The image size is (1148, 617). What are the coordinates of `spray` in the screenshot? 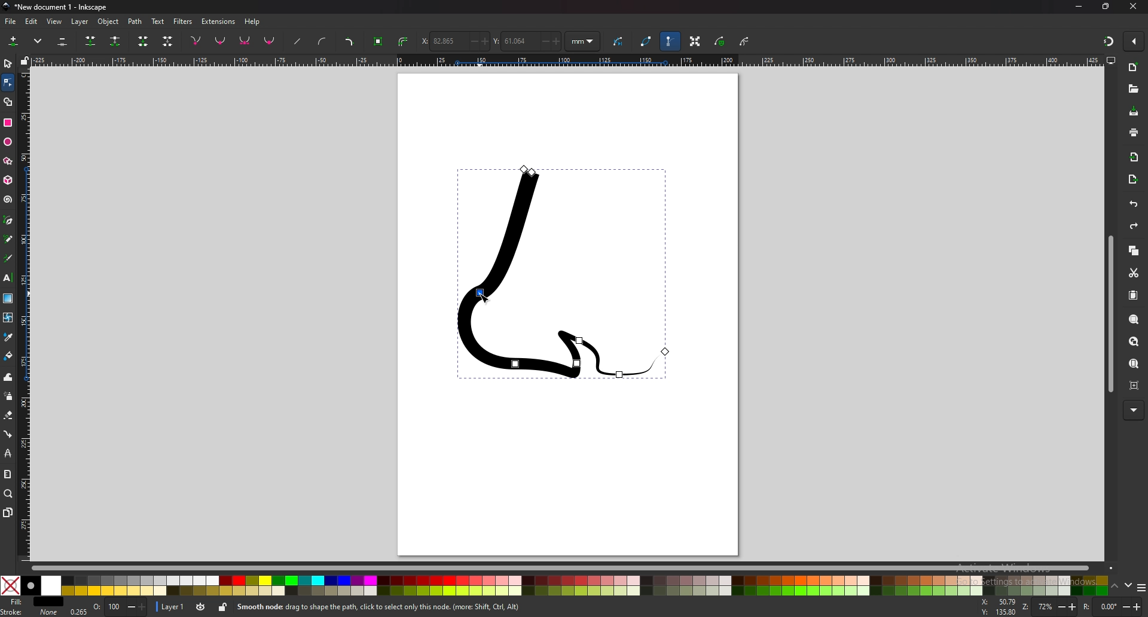 It's located at (9, 396).